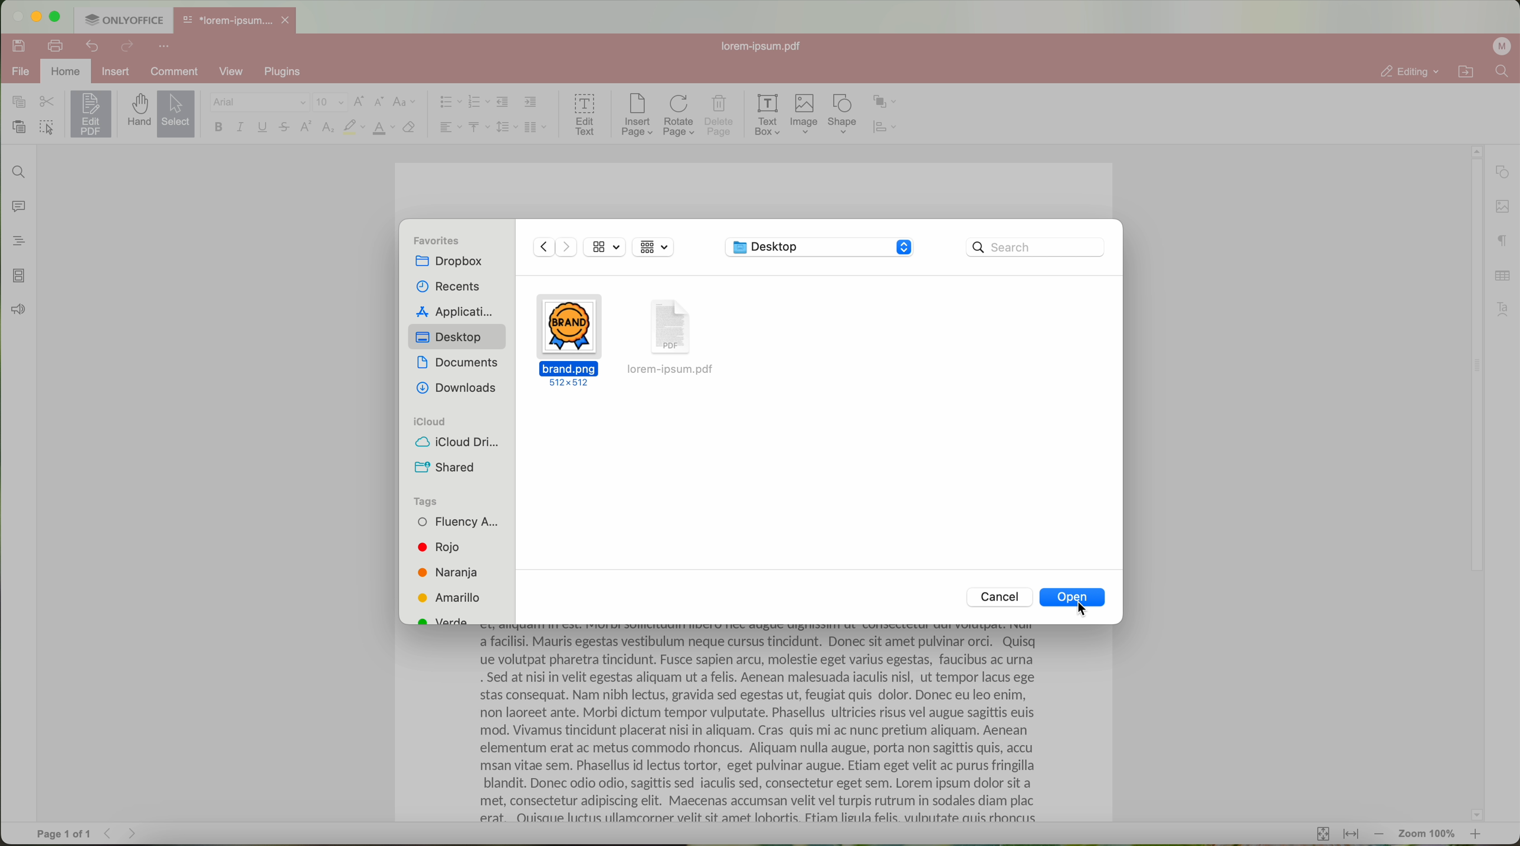 This screenshot has height=846, width=1520. What do you see at coordinates (1504, 46) in the screenshot?
I see `profile` at bounding box center [1504, 46].